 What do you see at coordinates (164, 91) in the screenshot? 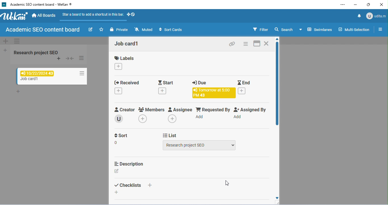
I see `add starting date` at bounding box center [164, 91].